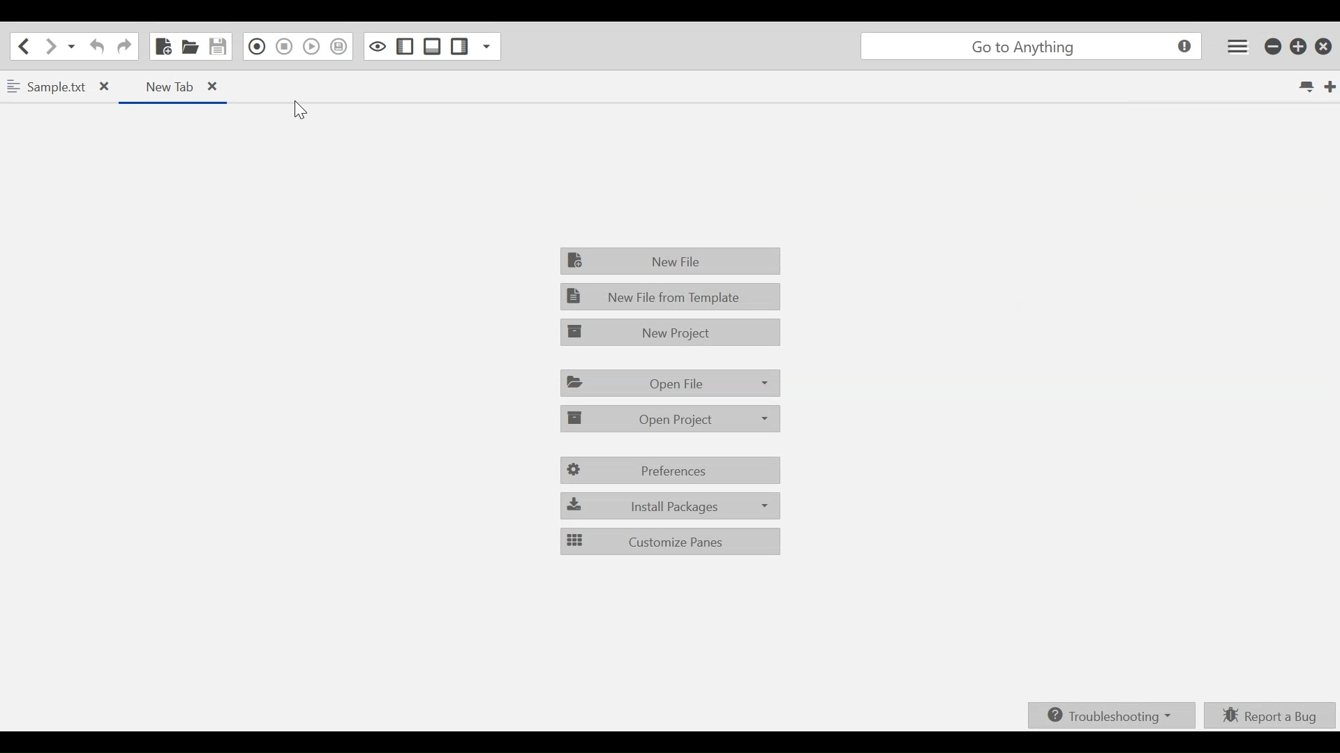 This screenshot has width=1340, height=753. I want to click on Toggle Focus Mode, so click(378, 47).